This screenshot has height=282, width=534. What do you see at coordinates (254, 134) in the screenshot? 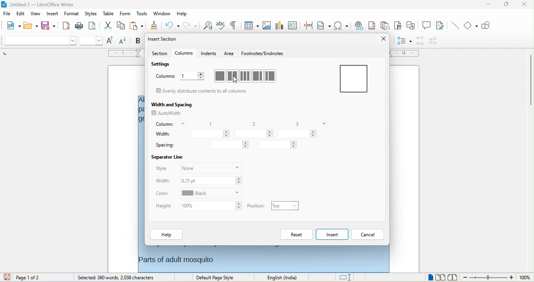
I see `column 2 width` at bounding box center [254, 134].